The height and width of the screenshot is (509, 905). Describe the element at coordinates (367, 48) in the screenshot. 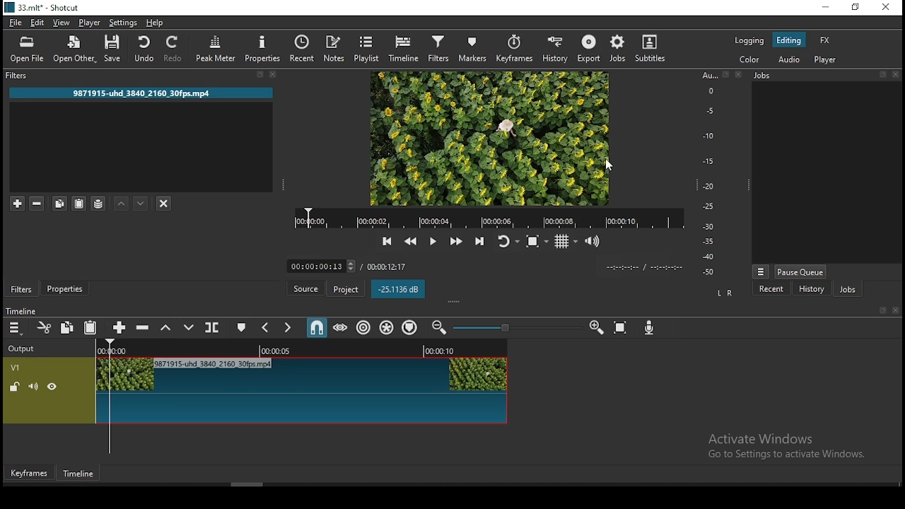

I see `playlist` at that location.